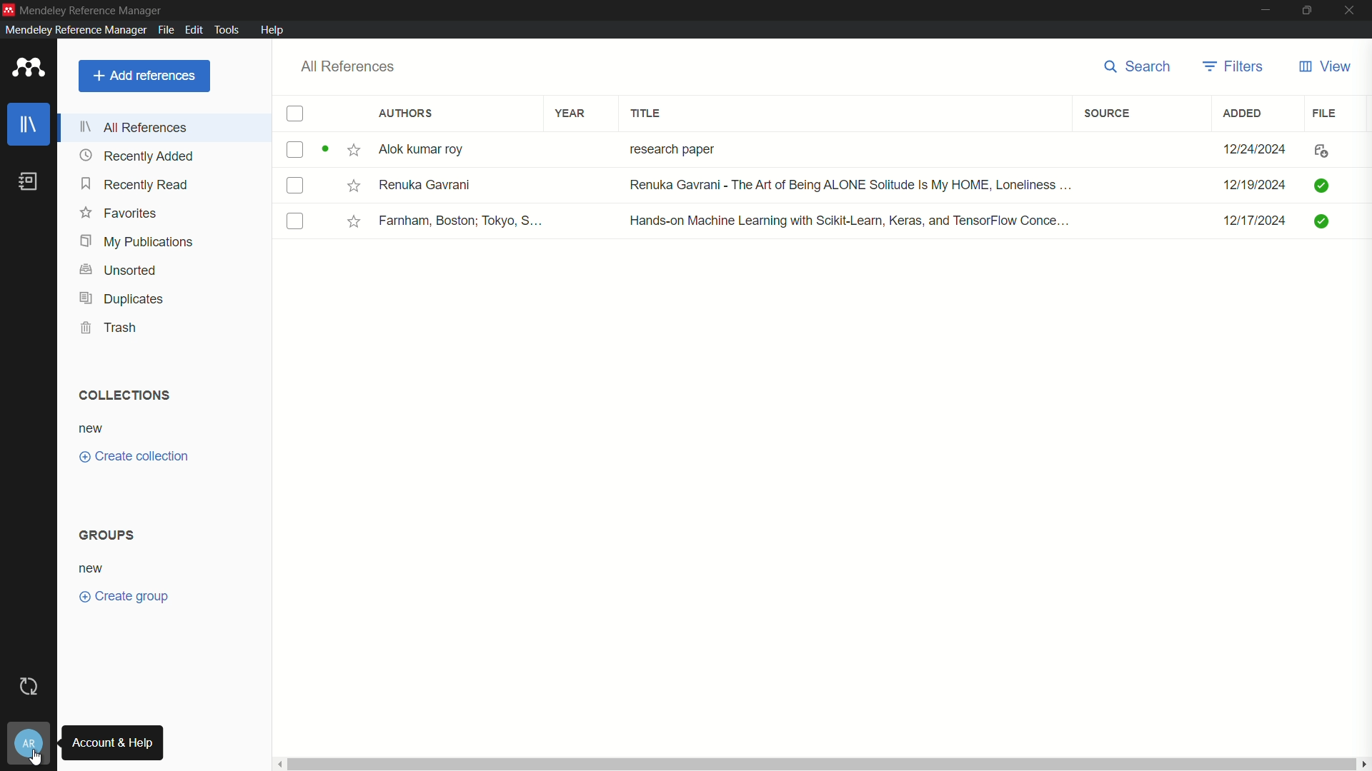  I want to click on view, so click(1324, 67).